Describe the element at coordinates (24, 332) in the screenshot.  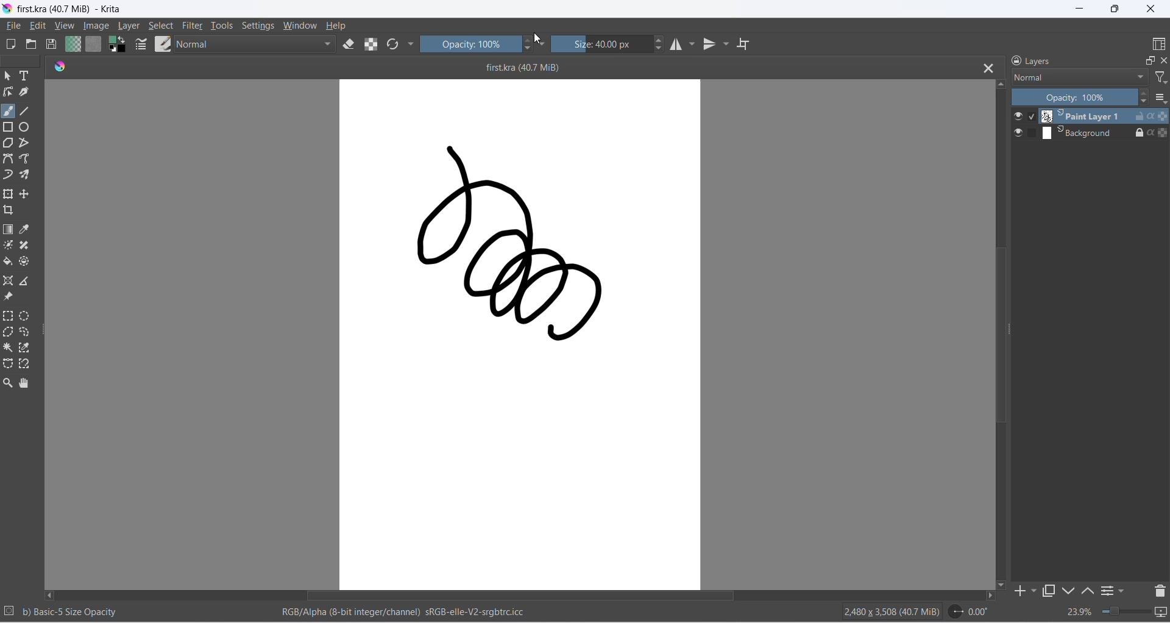
I see `freehand selection tool` at that location.